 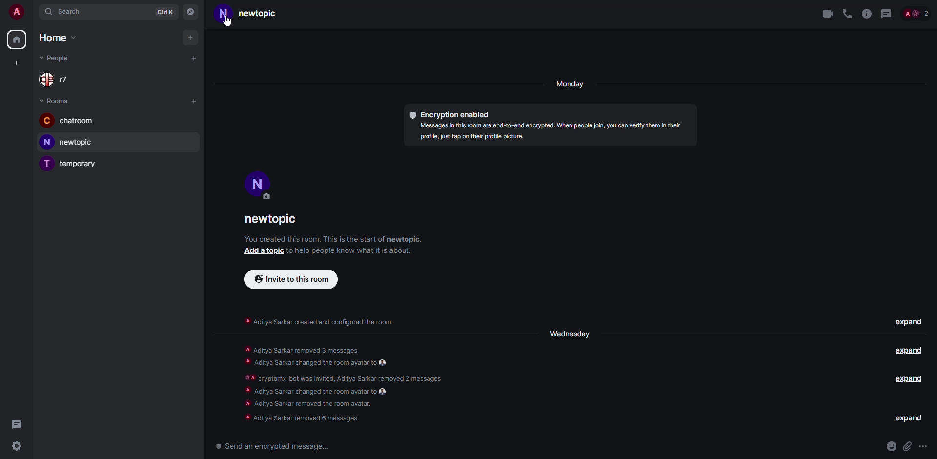 I want to click on ctrlK, so click(x=165, y=13).